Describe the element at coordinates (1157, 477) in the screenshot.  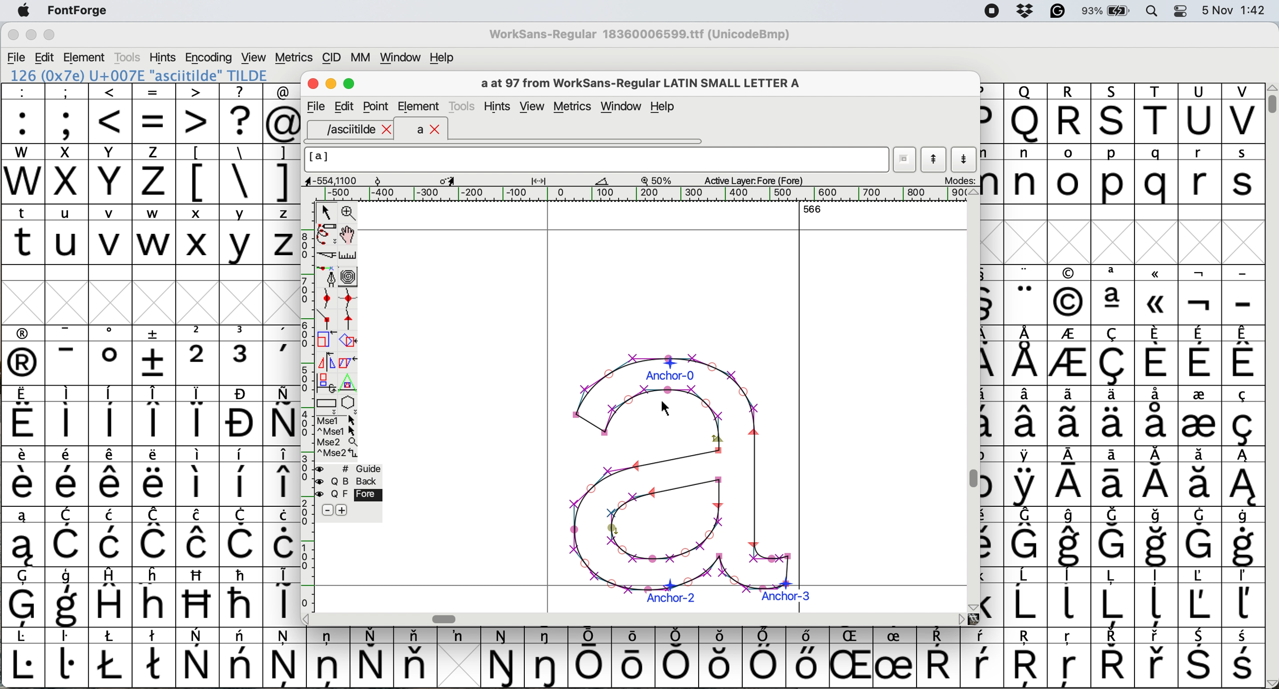
I see `symbol` at that location.